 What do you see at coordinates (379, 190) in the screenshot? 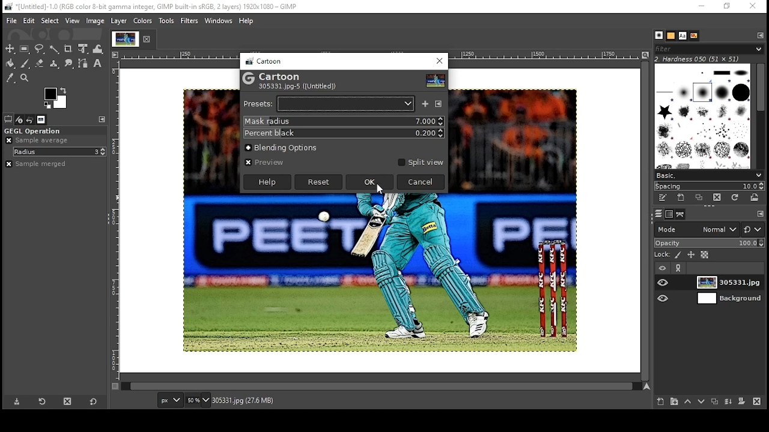
I see `mouse pointer` at bounding box center [379, 190].